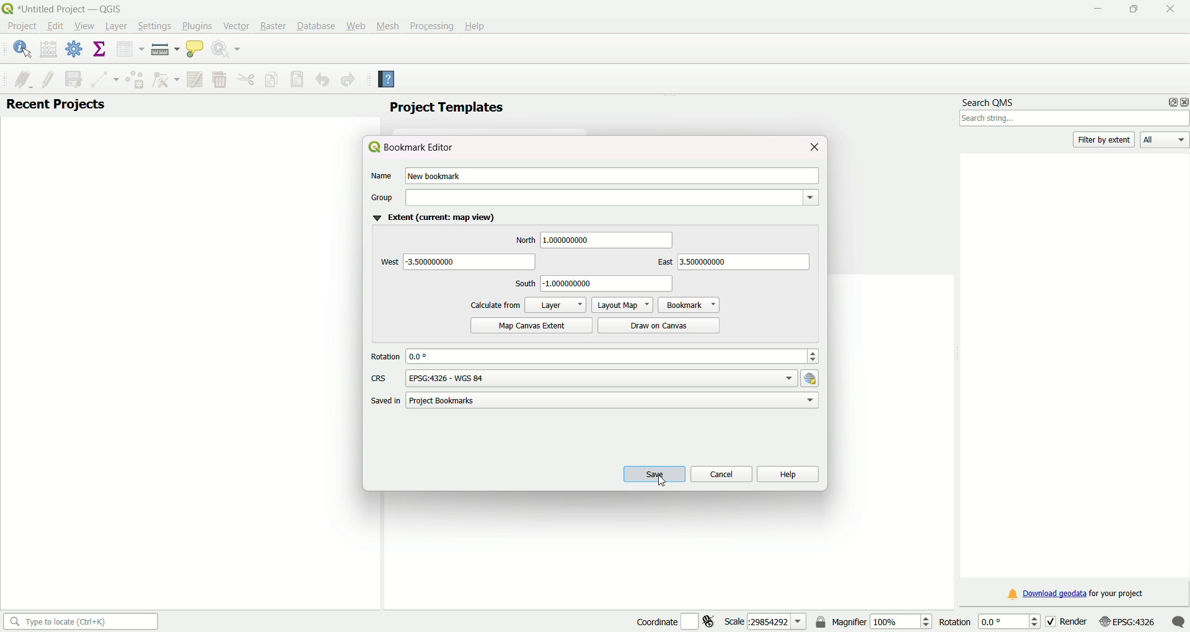  Describe the element at coordinates (788, 473) in the screenshot. I see `help` at that location.